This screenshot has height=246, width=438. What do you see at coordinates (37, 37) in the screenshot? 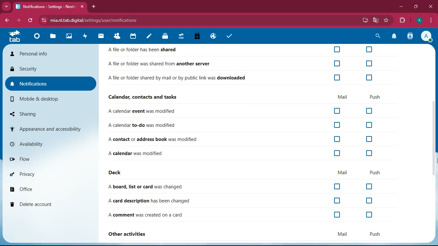
I see `Dashboard` at bounding box center [37, 37].